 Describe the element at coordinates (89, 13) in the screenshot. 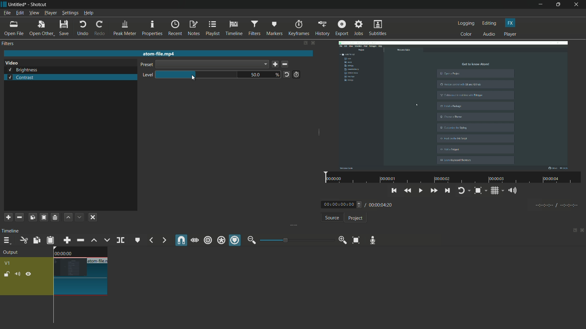

I see `help menu` at that location.